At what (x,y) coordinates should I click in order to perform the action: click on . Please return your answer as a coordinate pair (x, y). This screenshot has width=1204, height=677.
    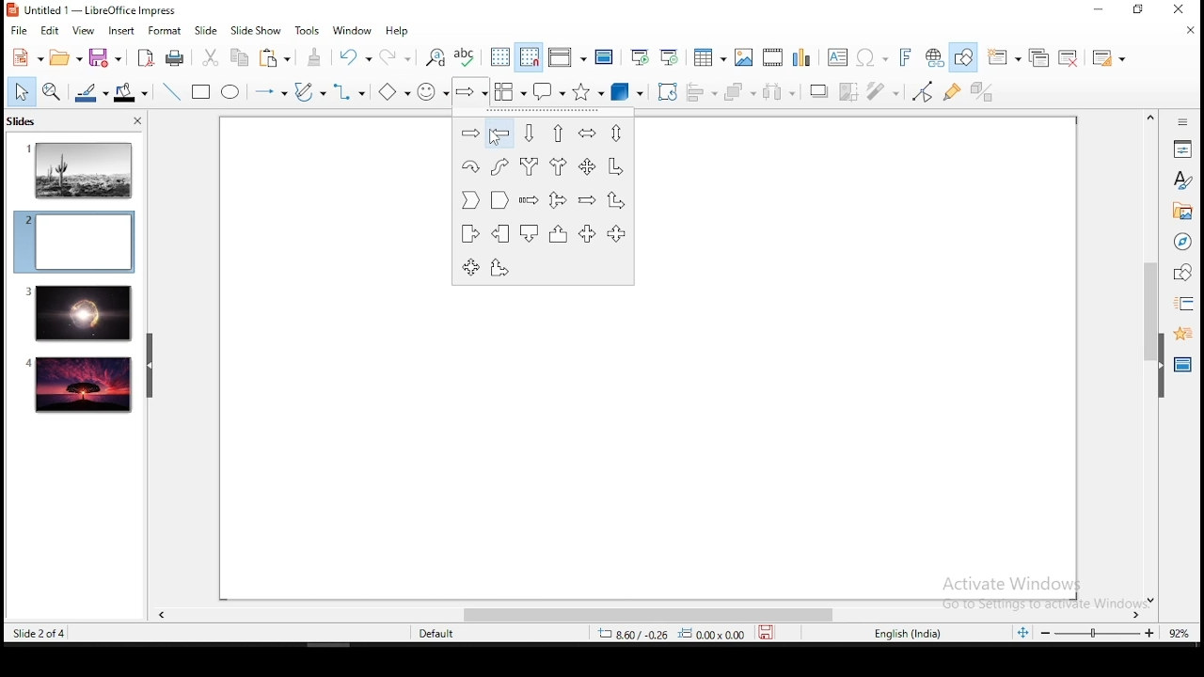
    Looking at the image, I should click on (1180, 121).